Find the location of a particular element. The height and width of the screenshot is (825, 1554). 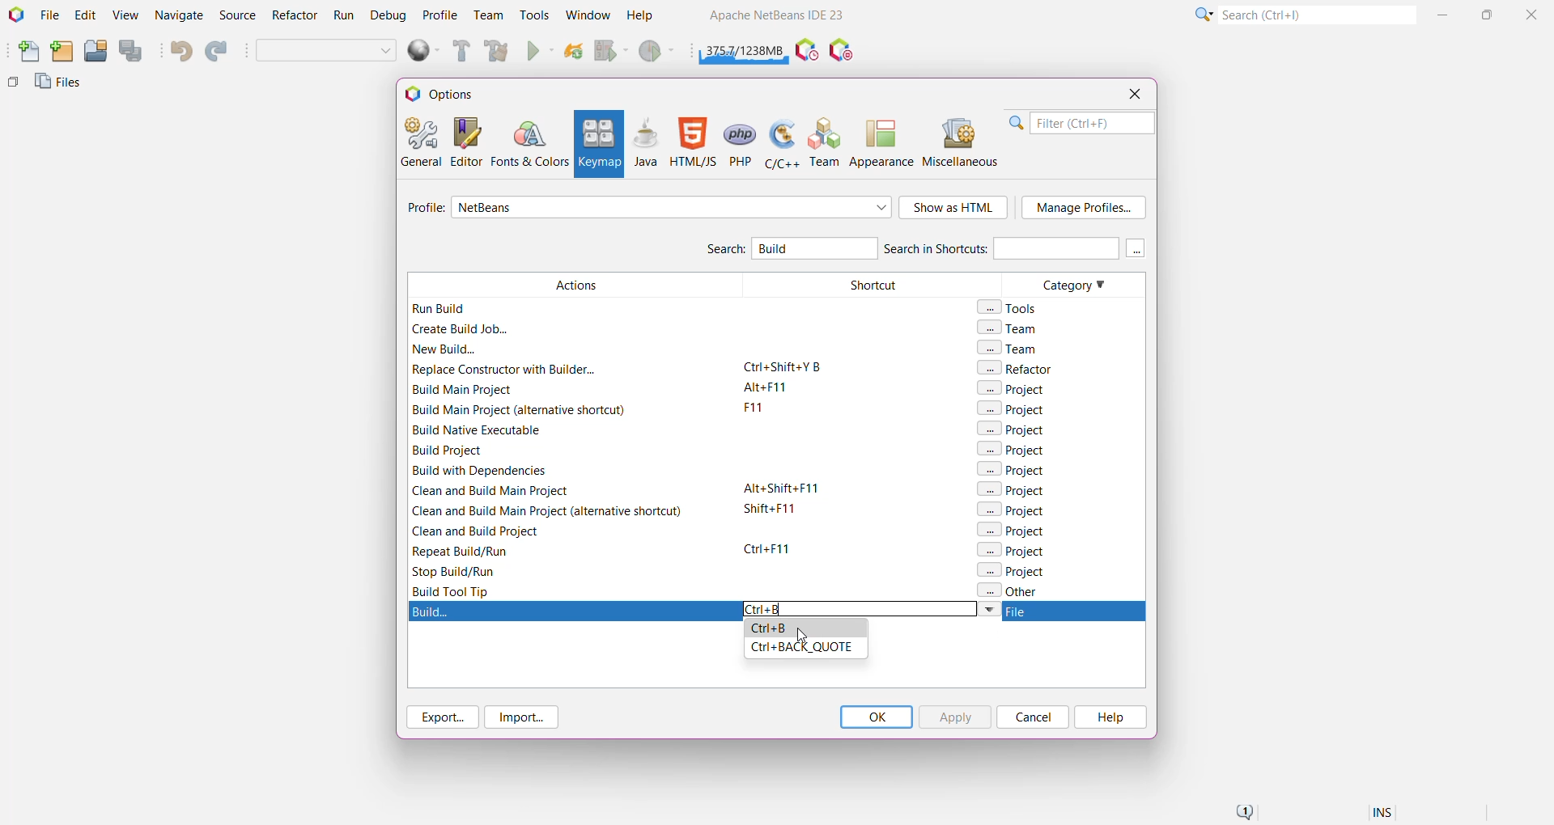

Run is located at coordinates (541, 53).